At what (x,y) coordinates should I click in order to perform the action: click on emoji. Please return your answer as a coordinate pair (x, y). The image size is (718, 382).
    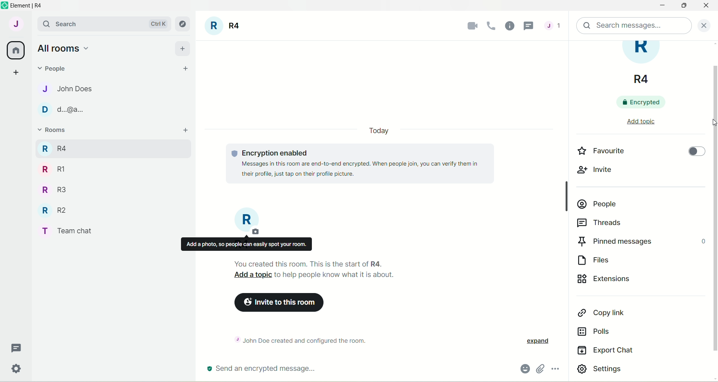
    Looking at the image, I should click on (524, 369).